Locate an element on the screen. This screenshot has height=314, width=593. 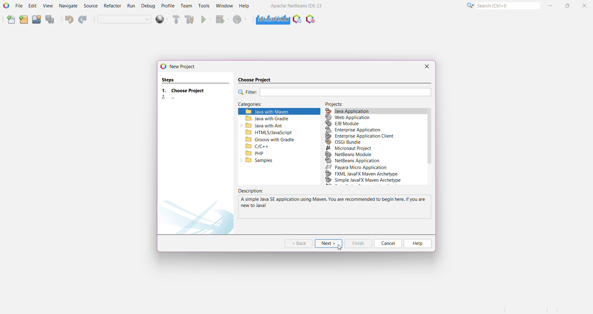
Java Application is located at coordinates (375, 111).